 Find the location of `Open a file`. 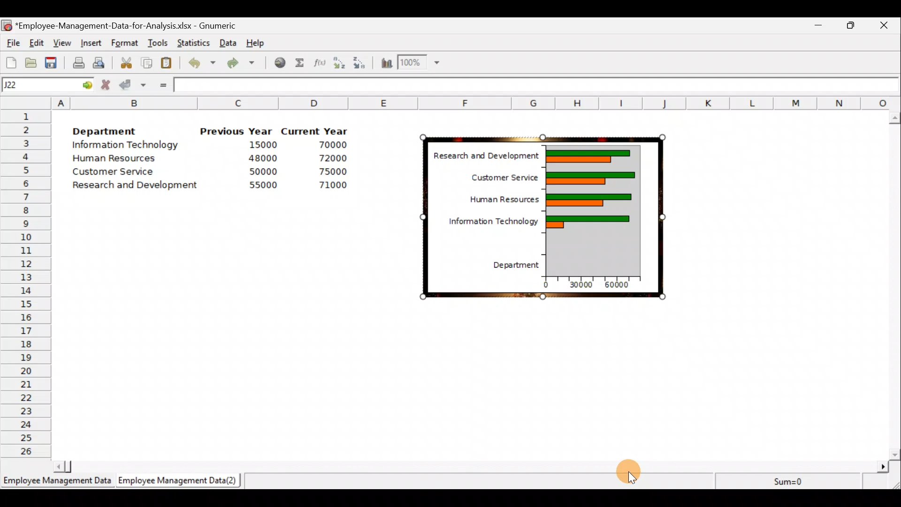

Open a file is located at coordinates (31, 61).